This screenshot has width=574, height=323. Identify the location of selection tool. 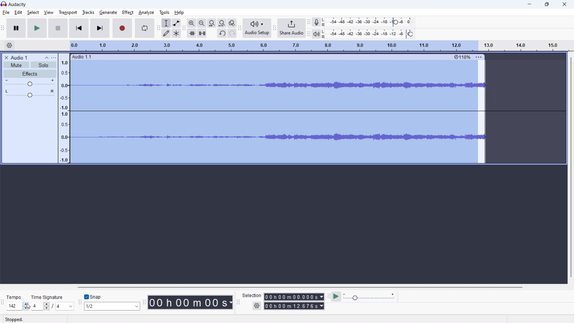
(166, 23).